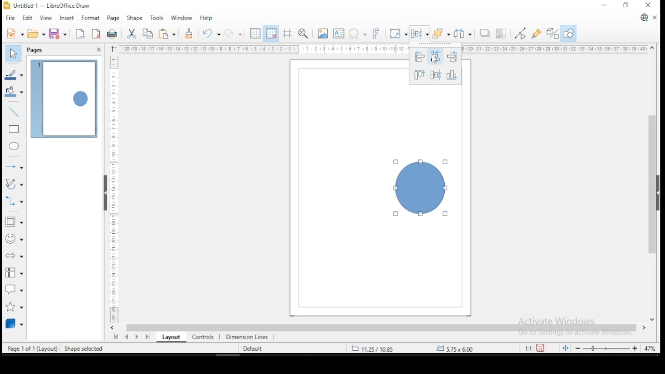 The width and height of the screenshot is (665, 374). Describe the element at coordinates (247, 336) in the screenshot. I see `dimension lines` at that location.